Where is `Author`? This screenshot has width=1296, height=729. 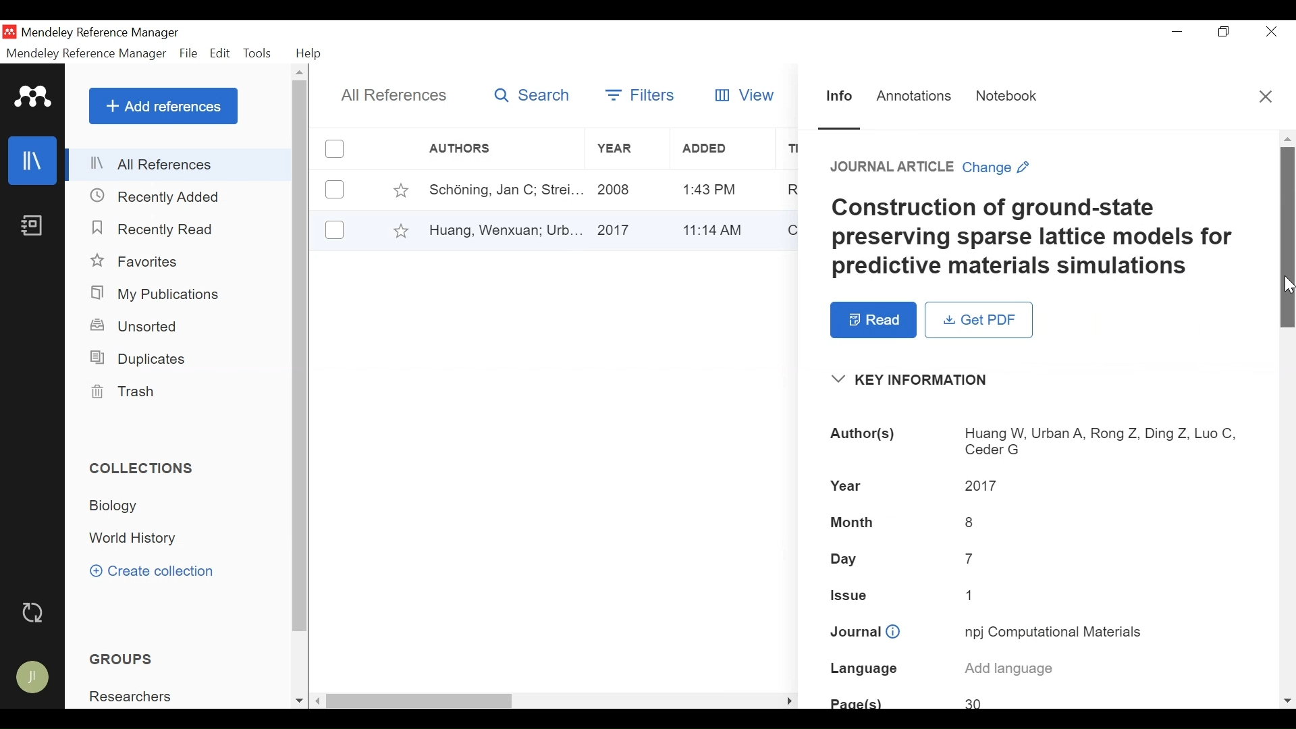 Author is located at coordinates (483, 148).